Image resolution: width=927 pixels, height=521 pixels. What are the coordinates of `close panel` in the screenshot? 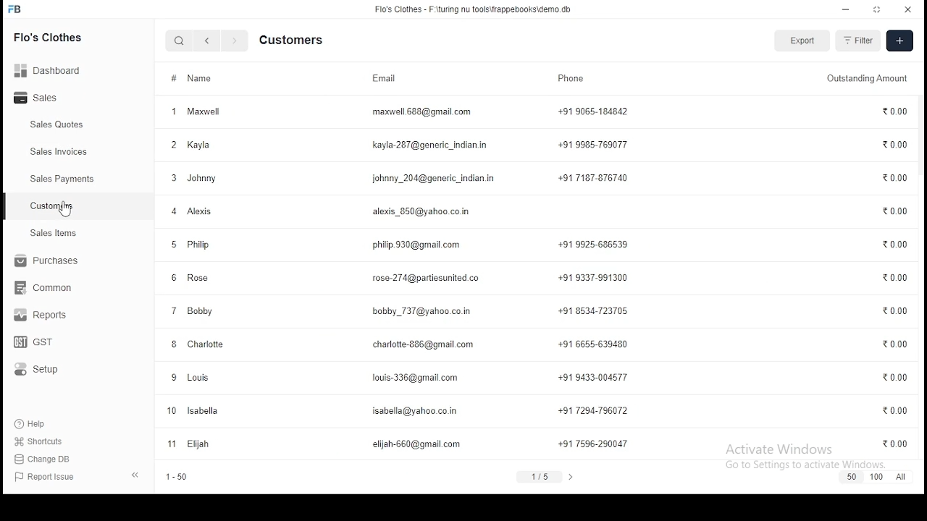 It's located at (134, 475).